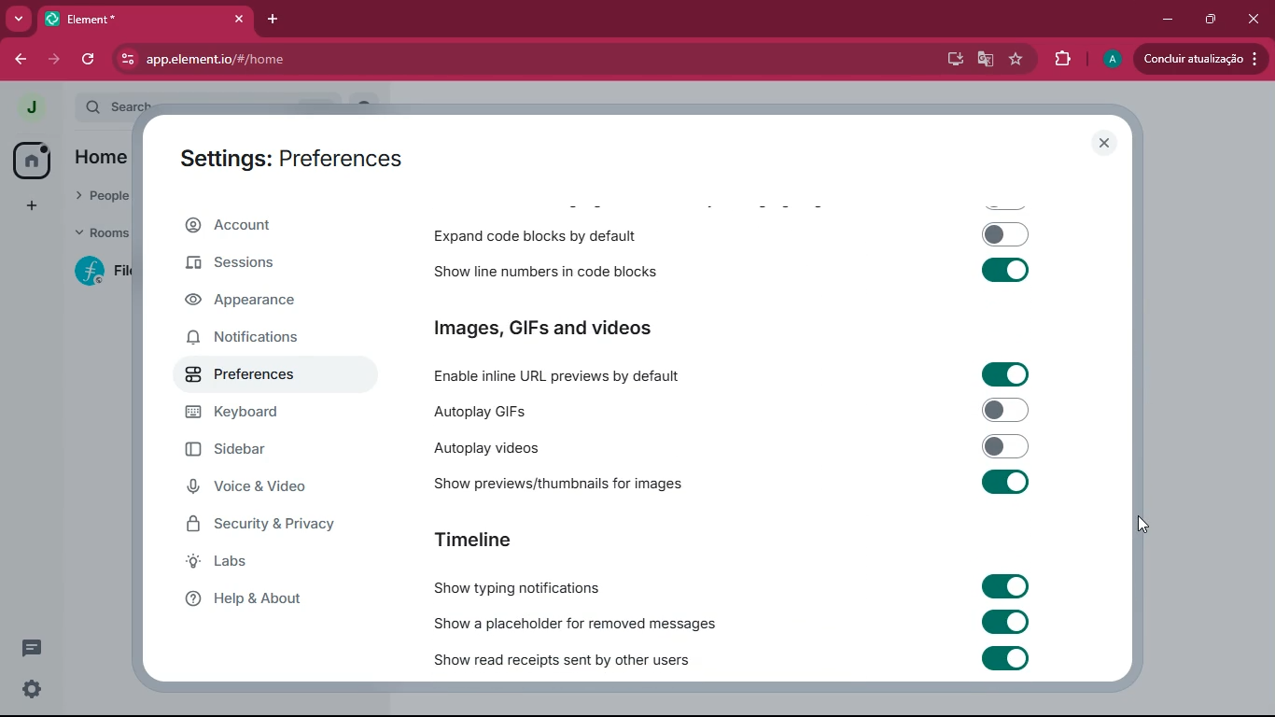  I want to click on app.element.io/#/home, so click(313, 60).